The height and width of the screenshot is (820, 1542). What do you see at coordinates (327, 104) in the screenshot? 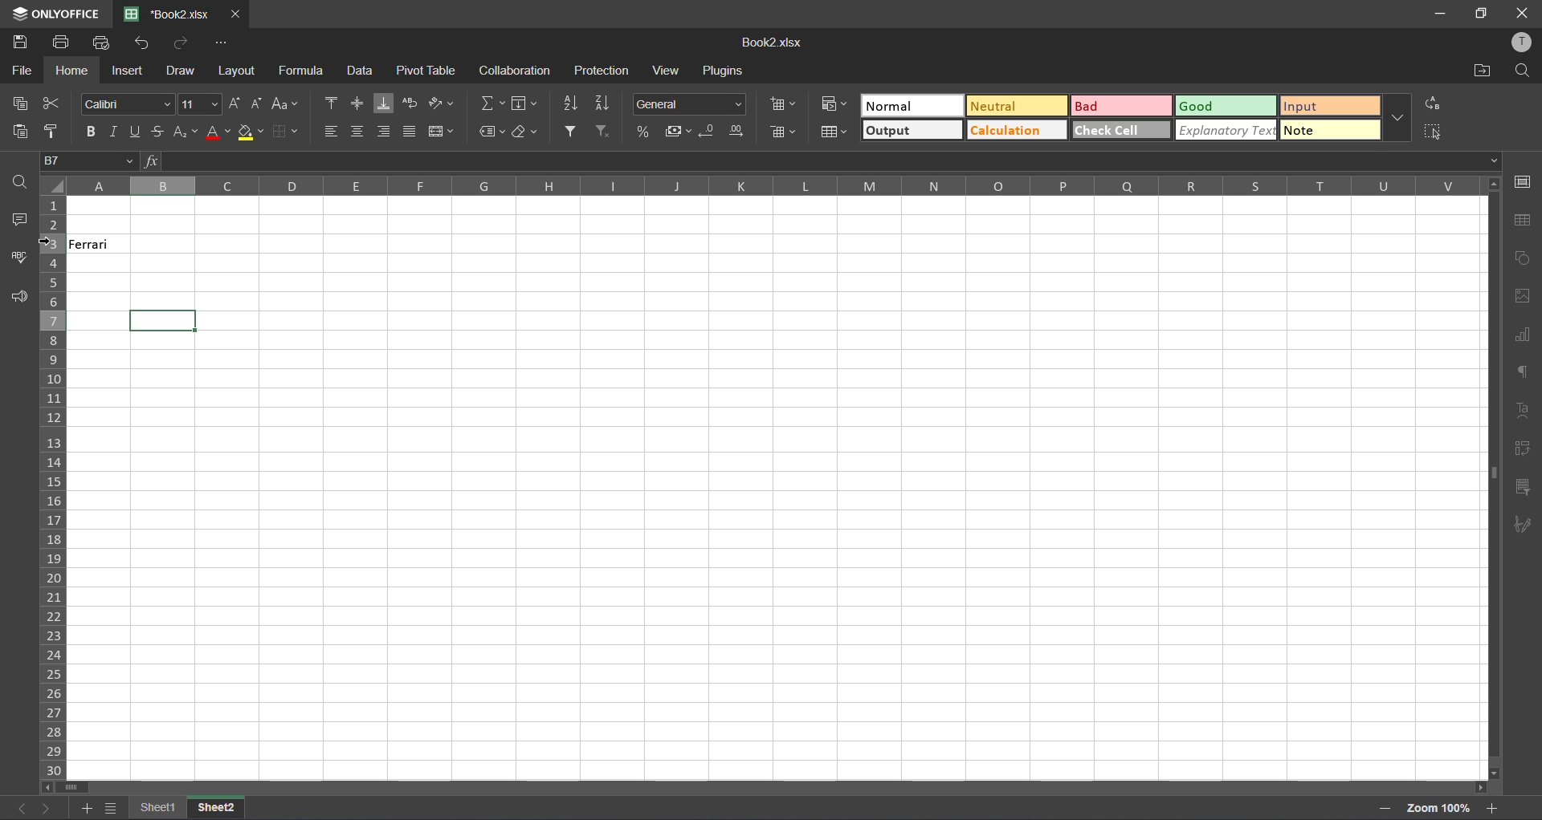
I see `align top` at bounding box center [327, 104].